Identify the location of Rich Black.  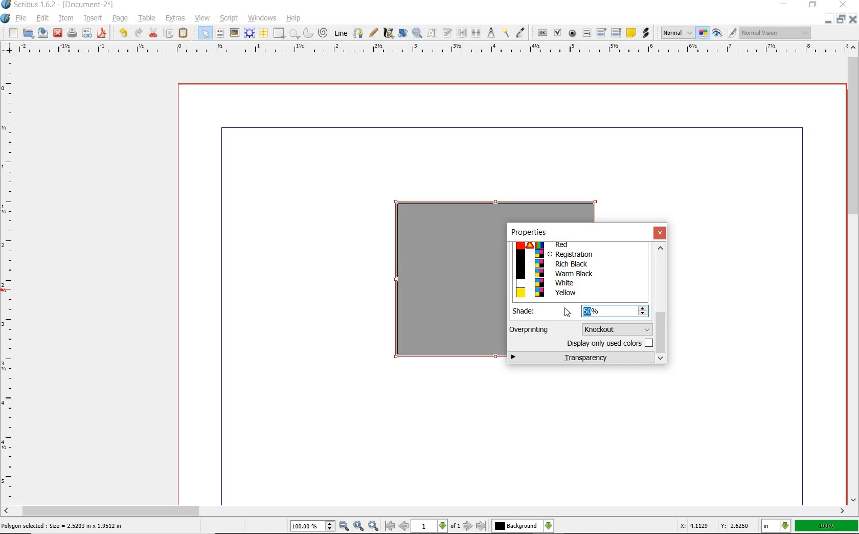
(579, 264).